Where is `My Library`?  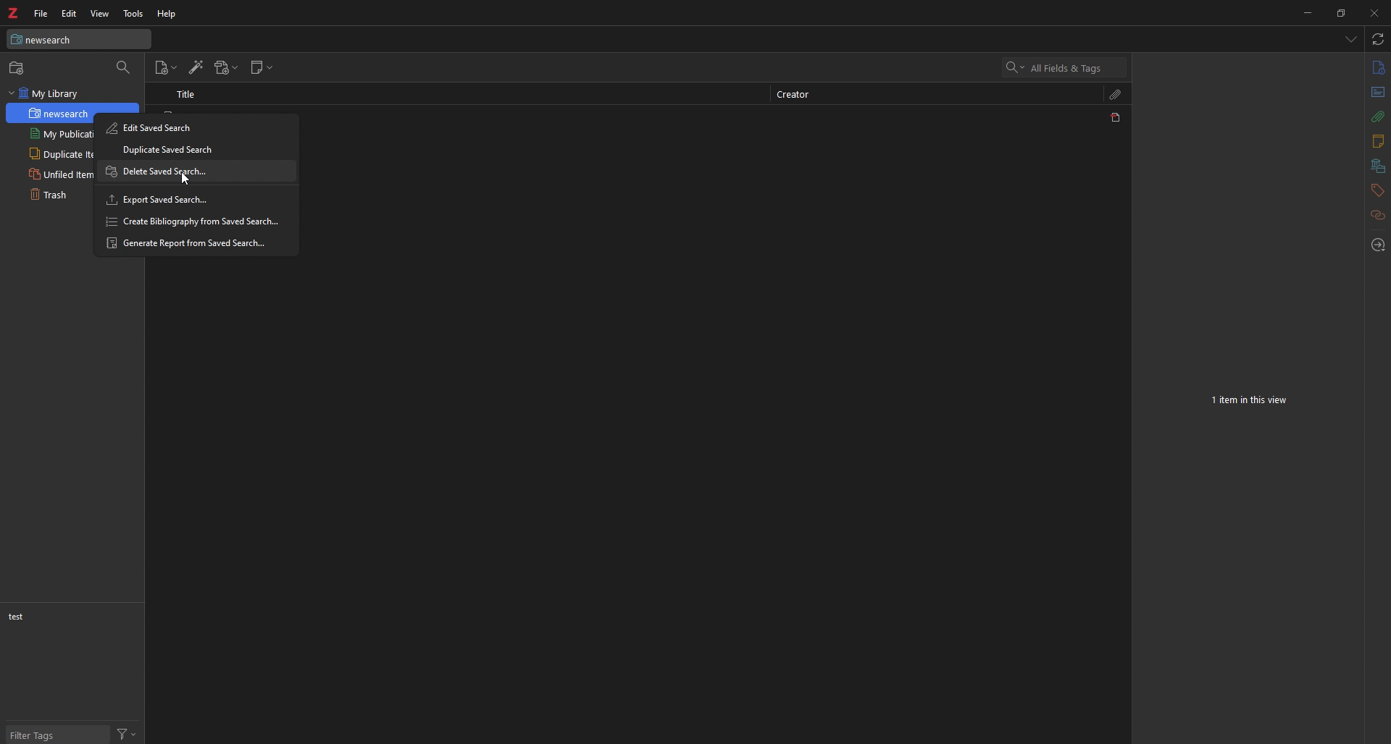 My Library is located at coordinates (80, 38).